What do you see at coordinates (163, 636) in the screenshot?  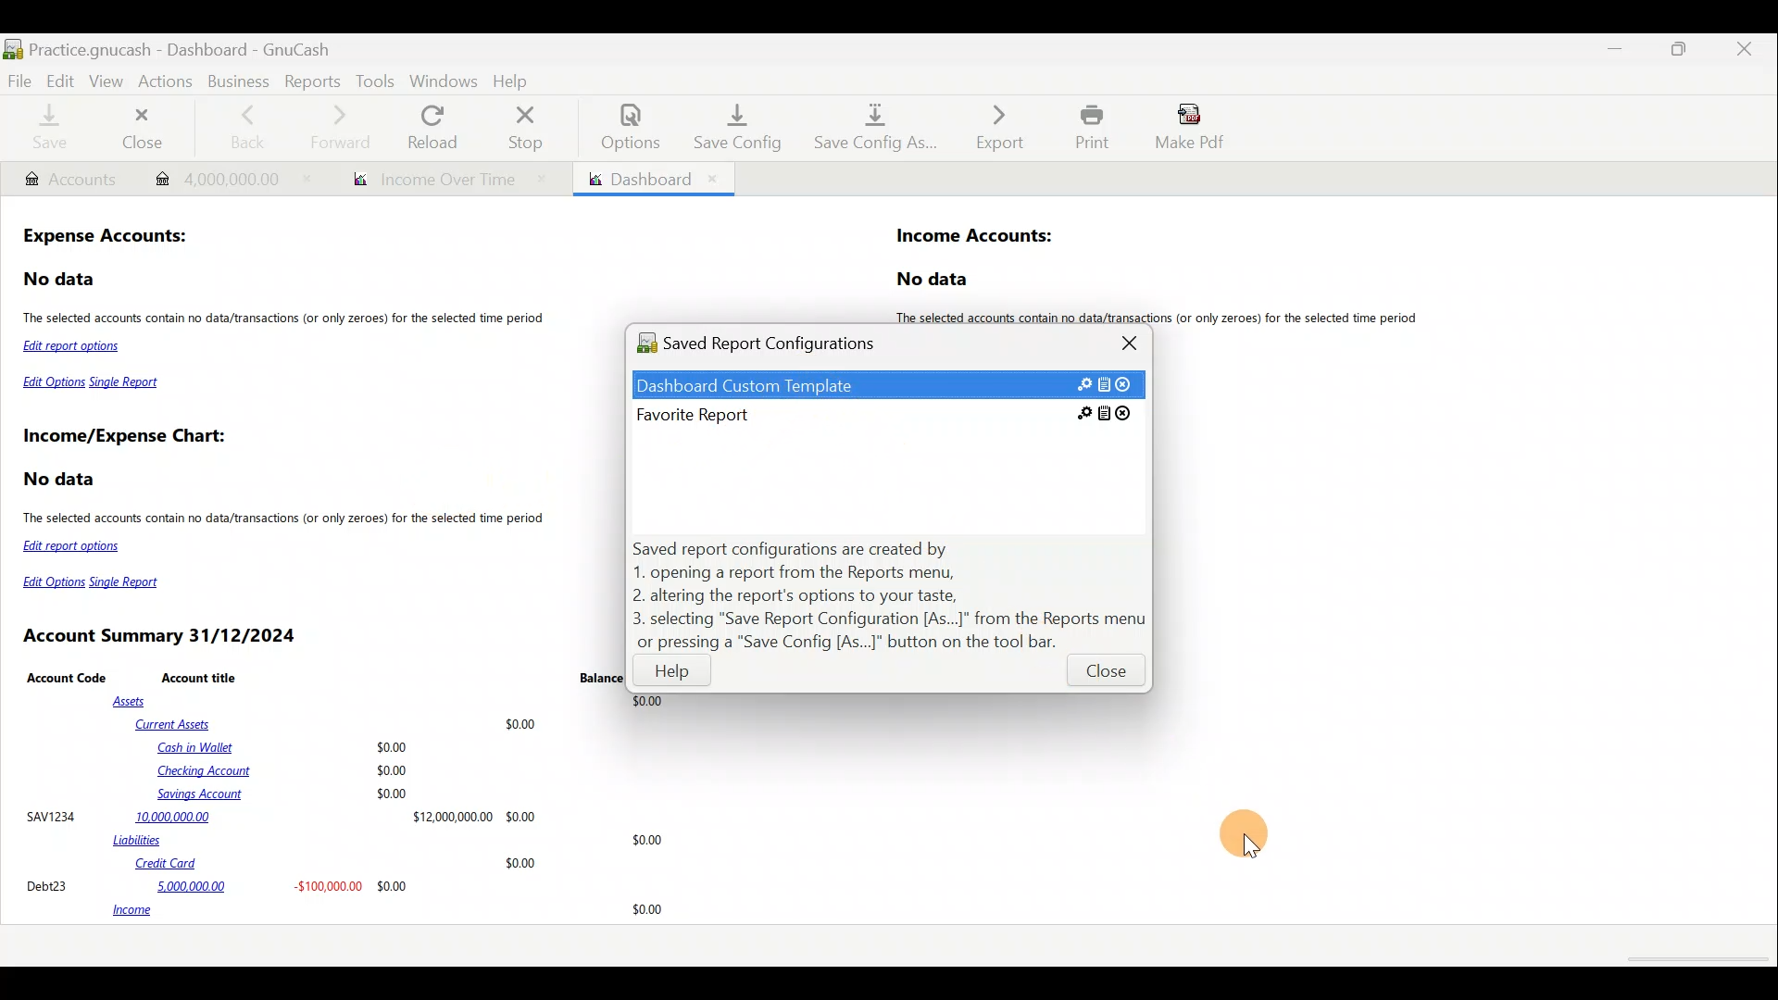 I see `Account Summary 31/12/2024` at bounding box center [163, 636].